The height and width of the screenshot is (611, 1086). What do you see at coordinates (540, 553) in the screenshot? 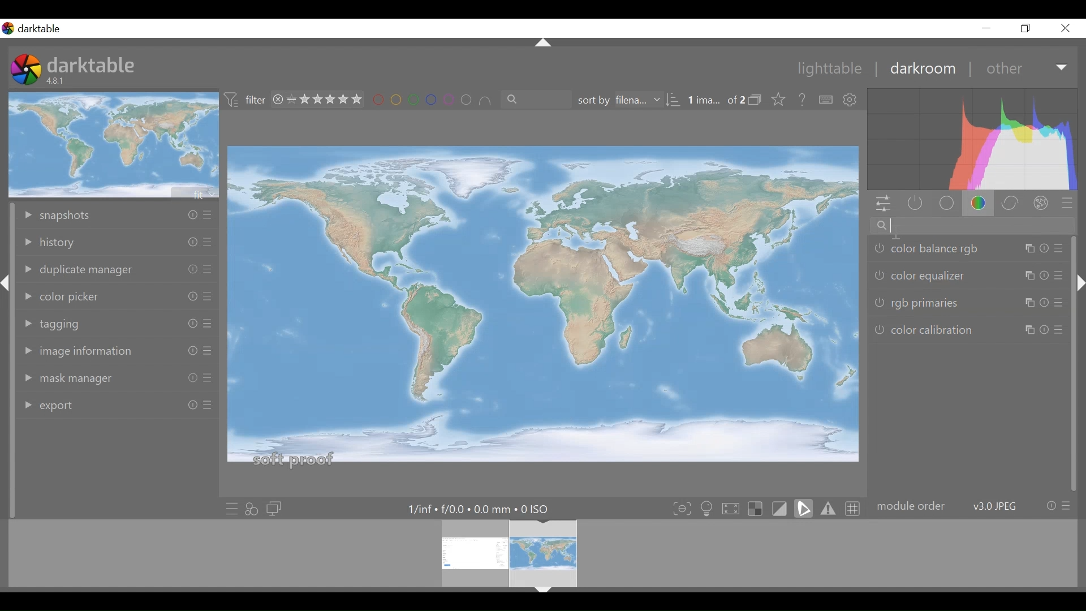
I see `filmstrip` at bounding box center [540, 553].